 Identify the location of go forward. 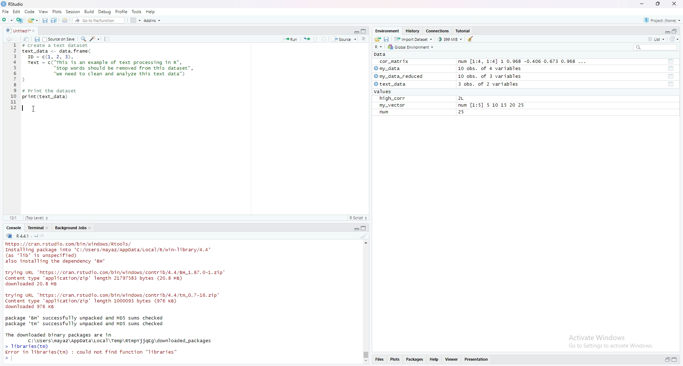
(17, 39).